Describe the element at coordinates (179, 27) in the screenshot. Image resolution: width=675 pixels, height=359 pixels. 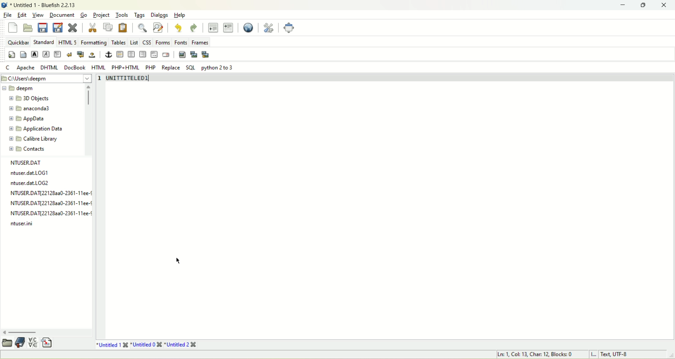
I see `undo` at that location.